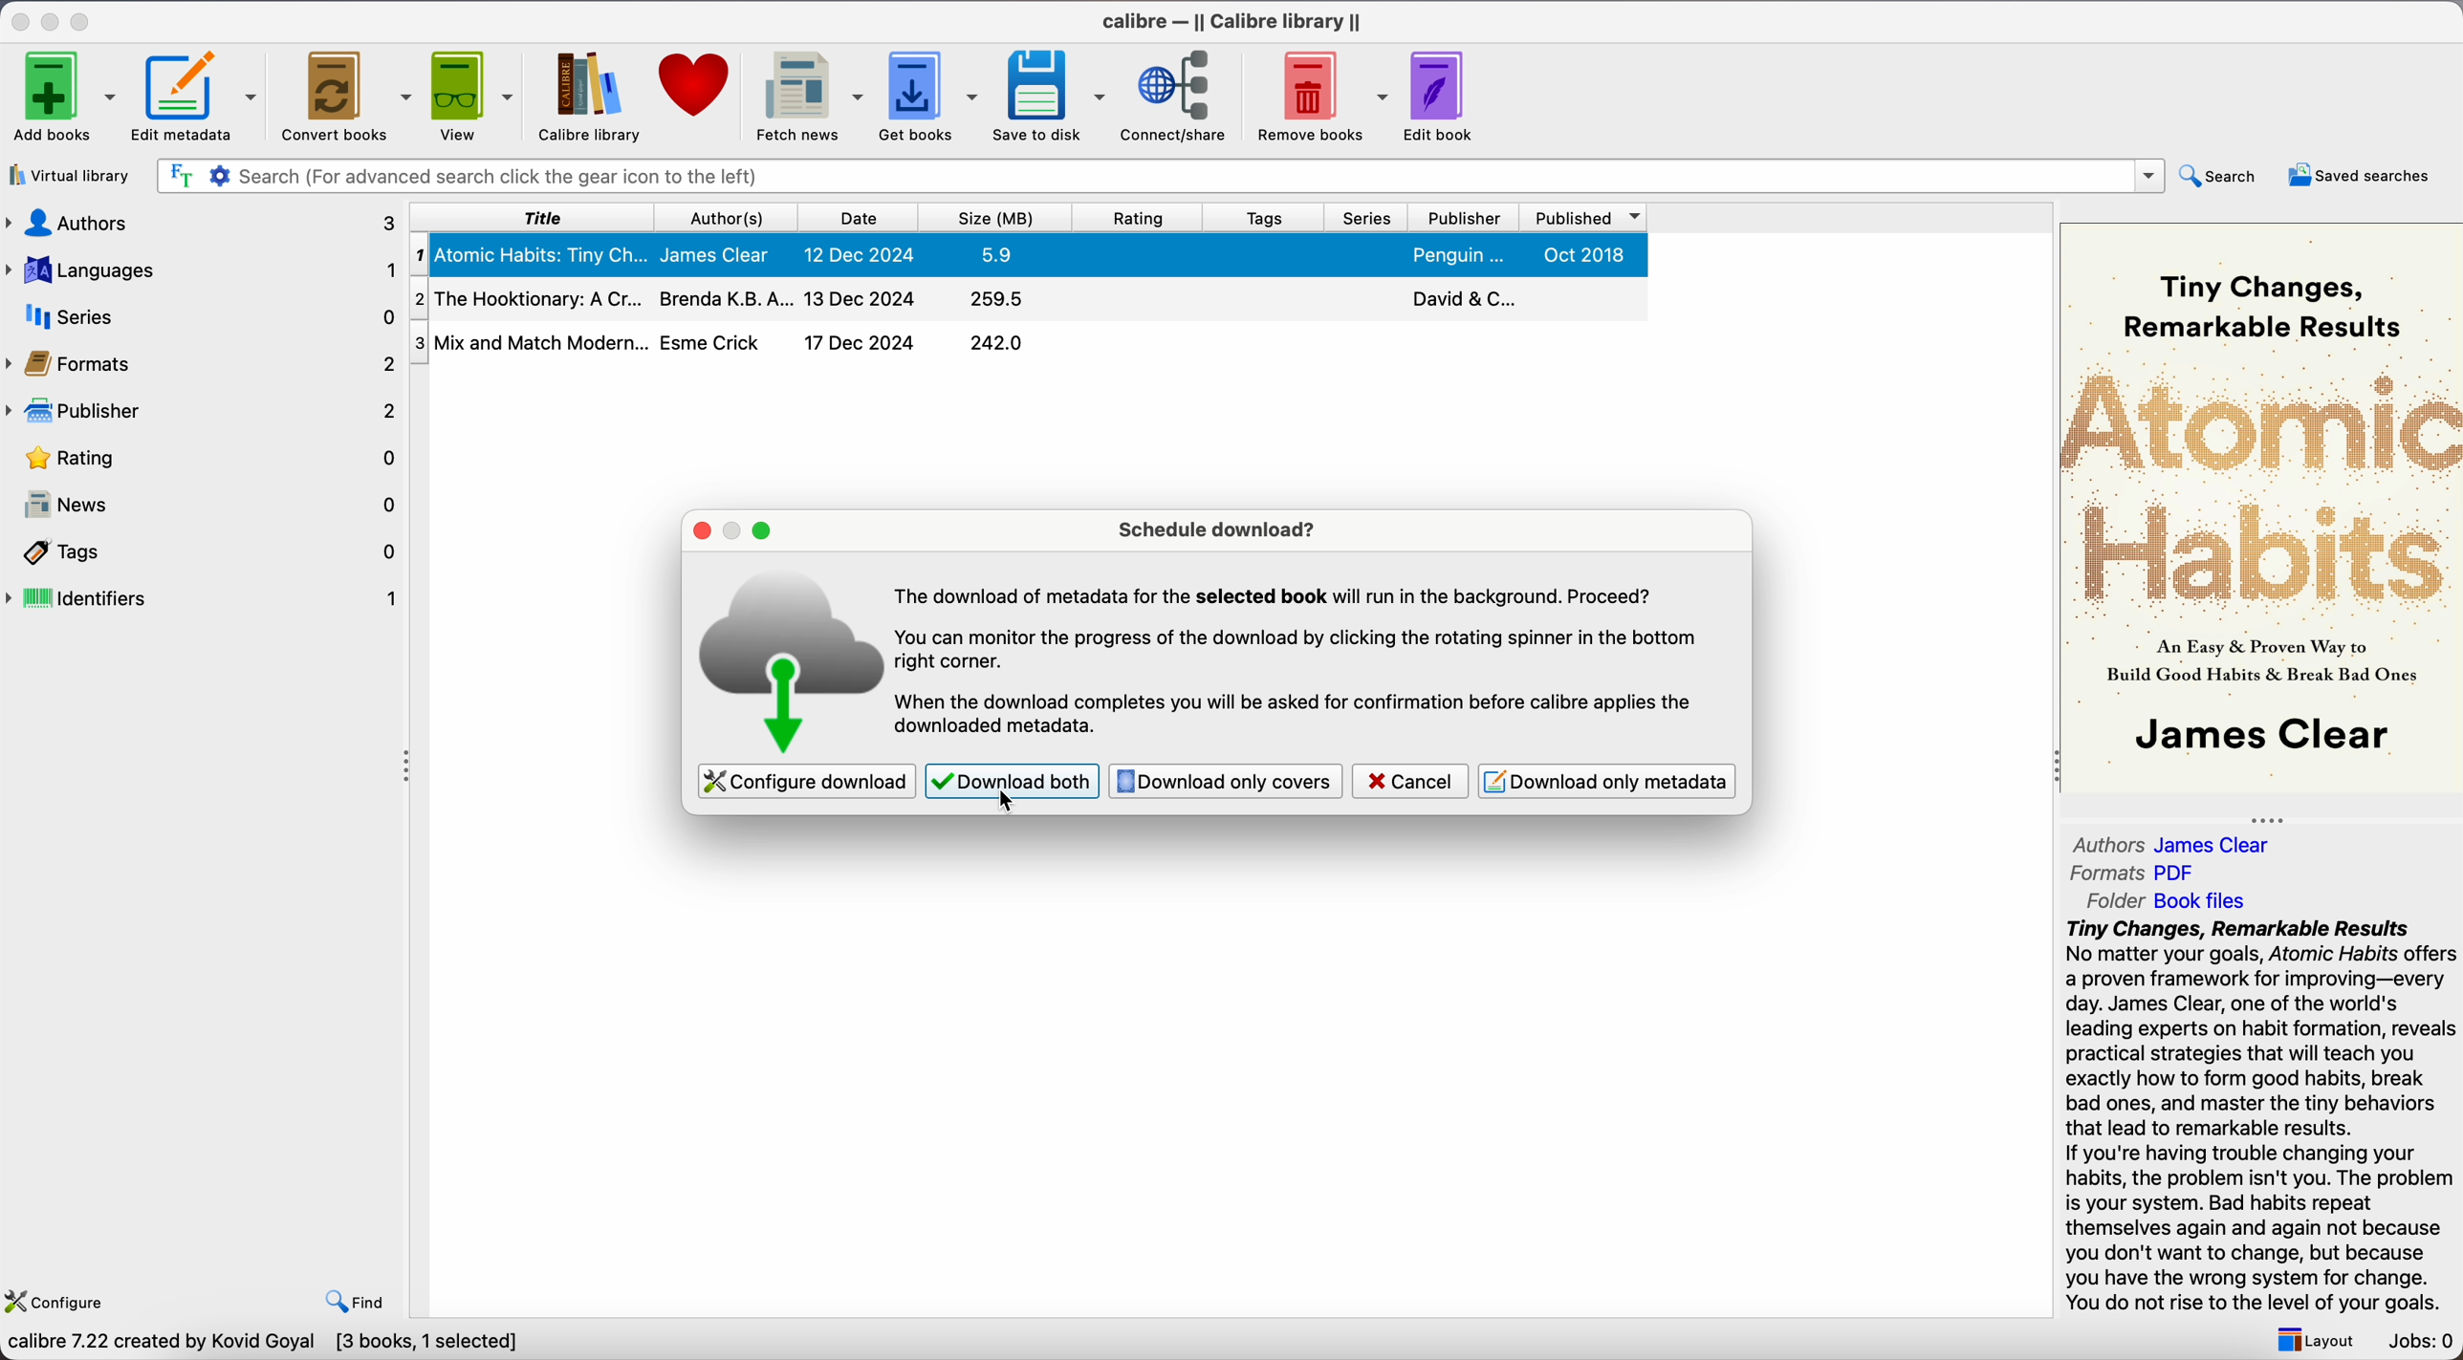  I want to click on tags, so click(212, 552).